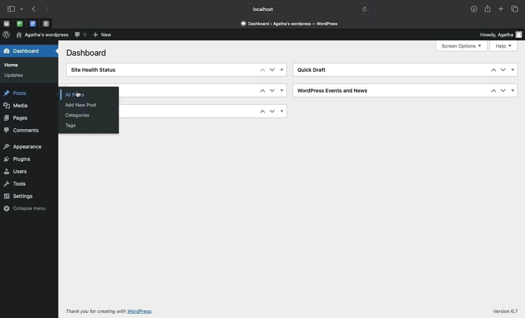 This screenshot has height=318, width=525. I want to click on Media, so click(16, 106).